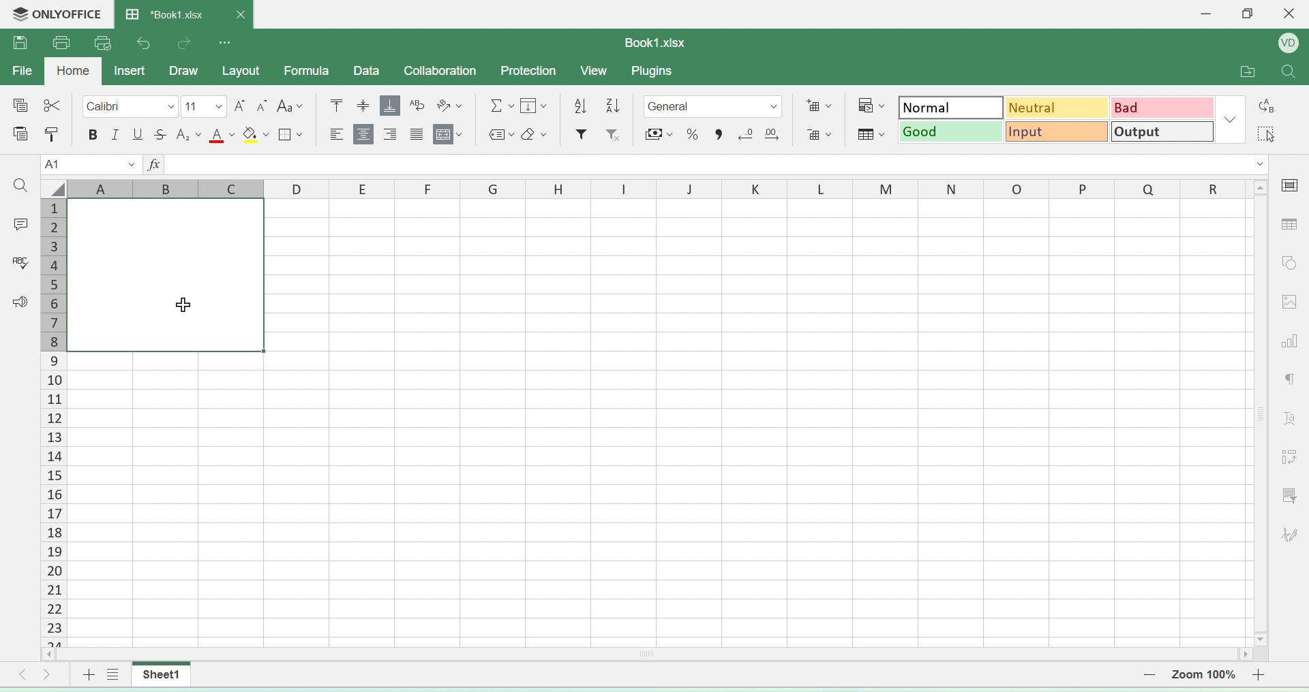  I want to click on close, so click(1291, 13).